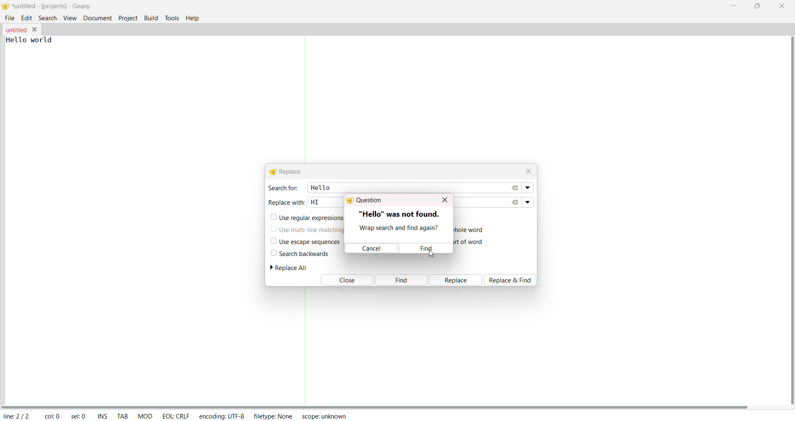 The height and width of the screenshot is (421, 795). What do you see at coordinates (10, 17) in the screenshot?
I see `file` at bounding box center [10, 17].